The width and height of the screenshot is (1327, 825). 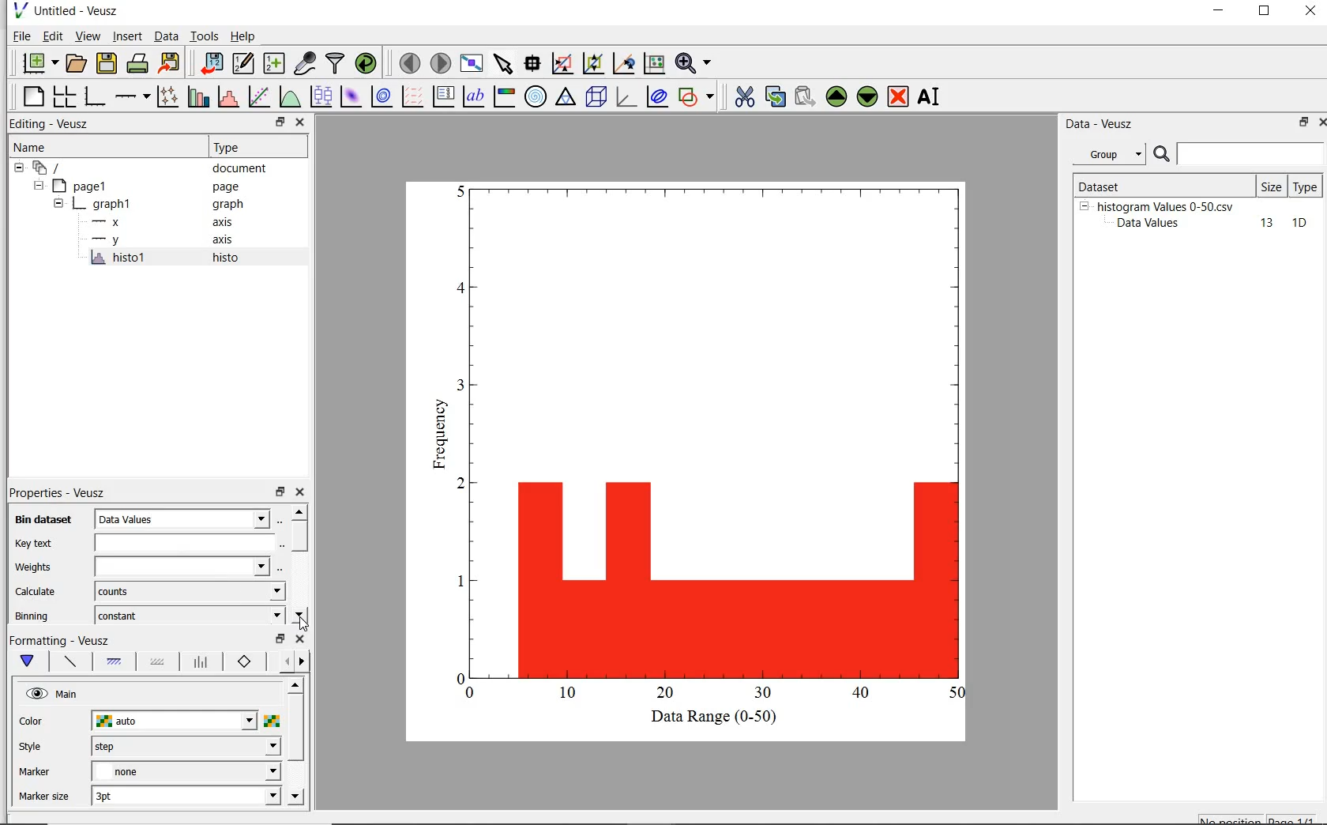 I want to click on Bin dataset, so click(x=40, y=520).